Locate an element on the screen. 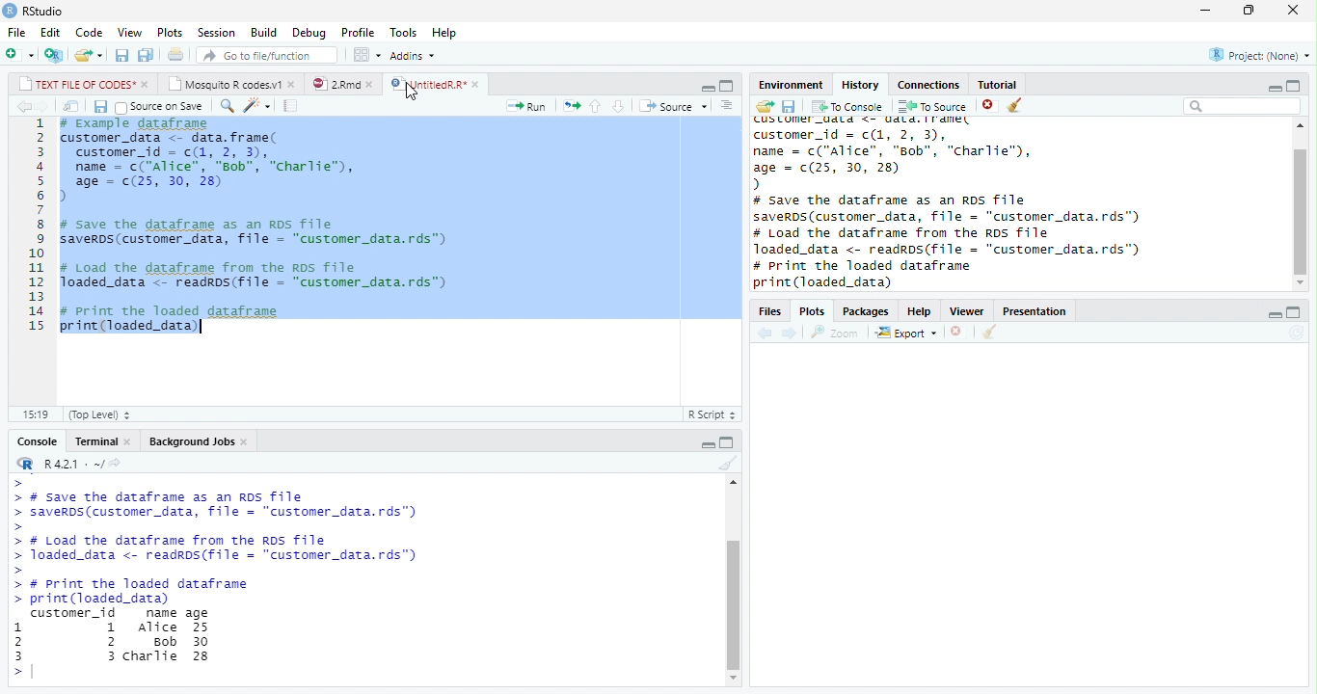 This screenshot has height=694, width=1317. scroll bar is located at coordinates (1299, 213).